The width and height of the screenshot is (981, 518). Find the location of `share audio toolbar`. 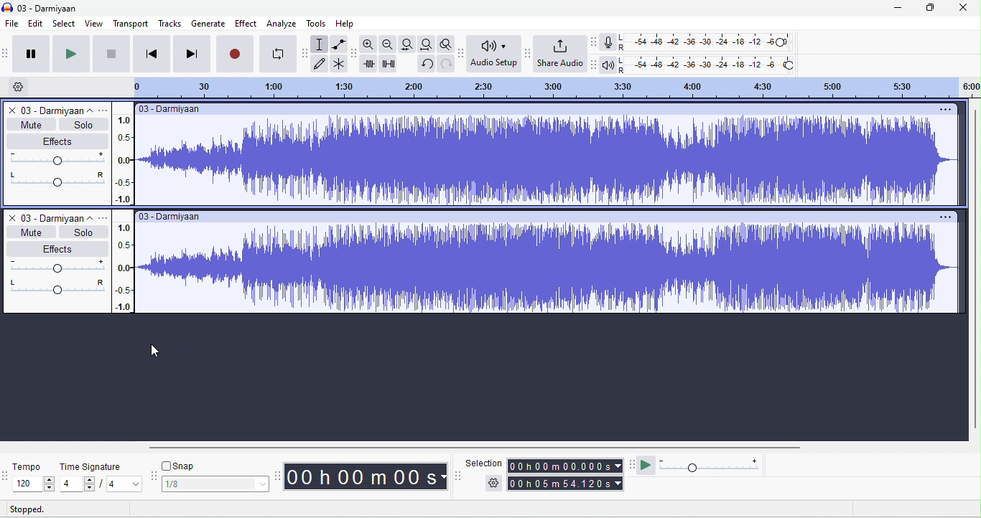

share audio toolbar is located at coordinates (527, 52).